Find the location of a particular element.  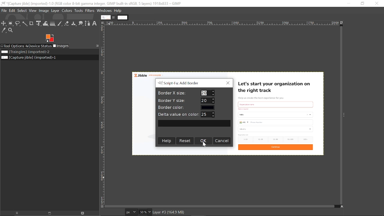

Foreground color is located at coordinates (49, 38).